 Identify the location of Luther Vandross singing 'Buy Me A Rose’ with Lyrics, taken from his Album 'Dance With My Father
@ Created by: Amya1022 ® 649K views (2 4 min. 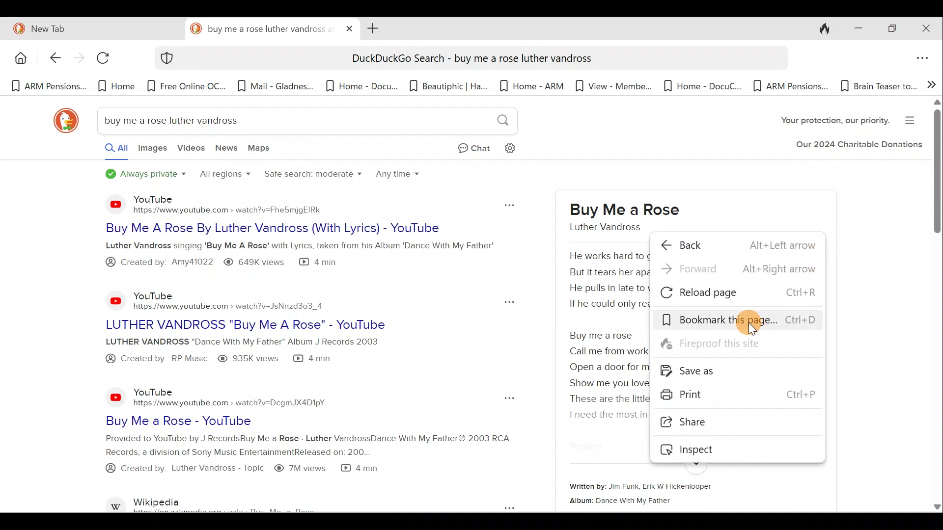
(302, 255).